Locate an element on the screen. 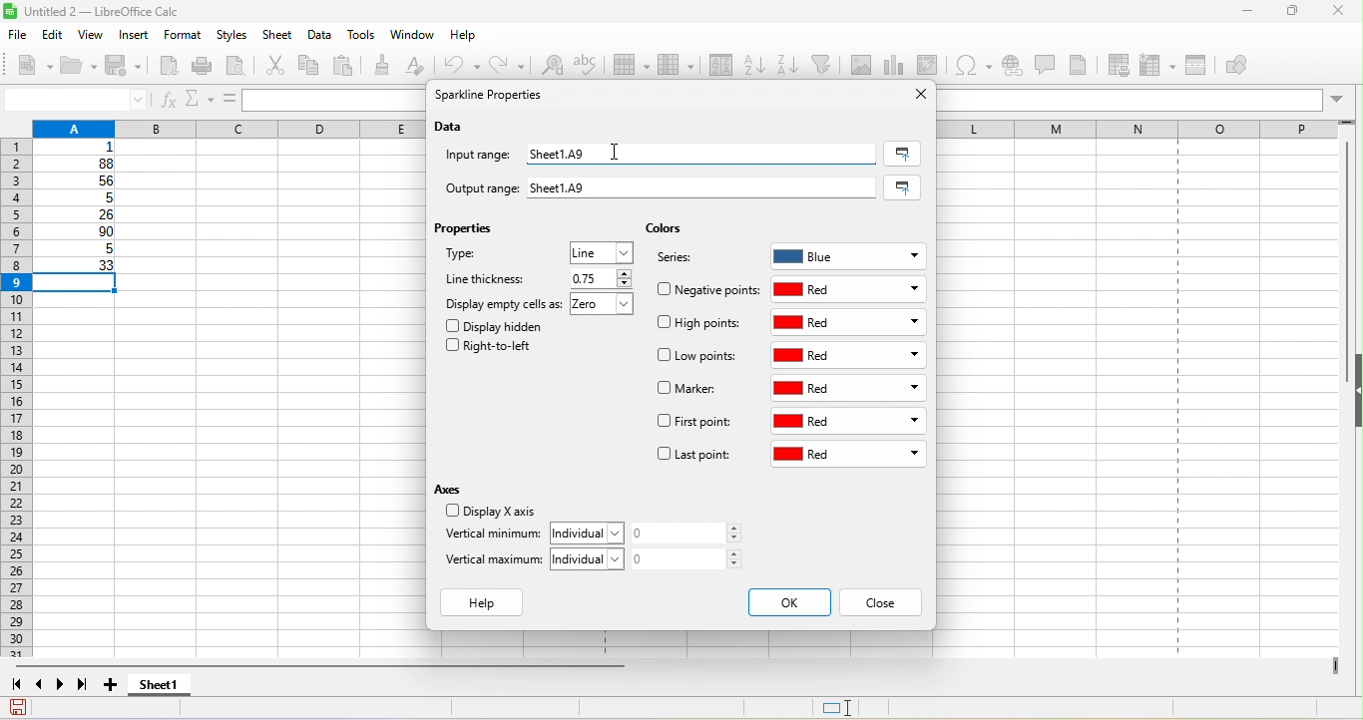  special character is located at coordinates (977, 65).